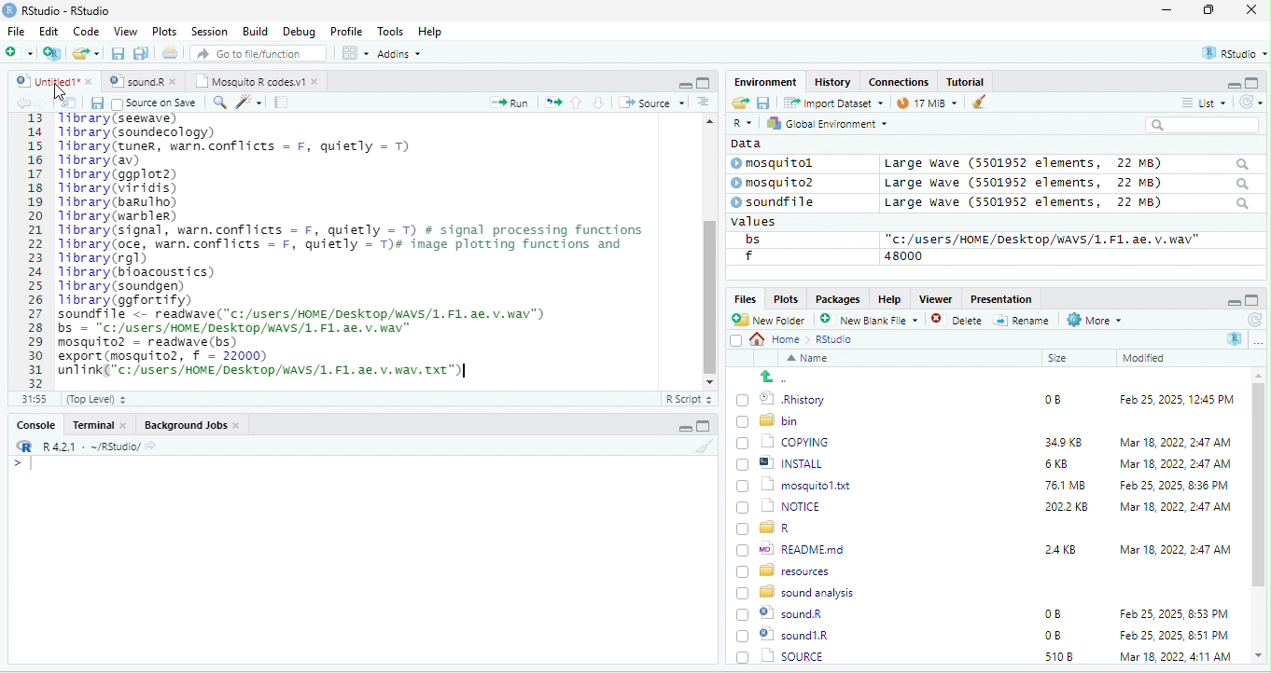 The width and height of the screenshot is (1271, 673). I want to click on values, so click(763, 222).